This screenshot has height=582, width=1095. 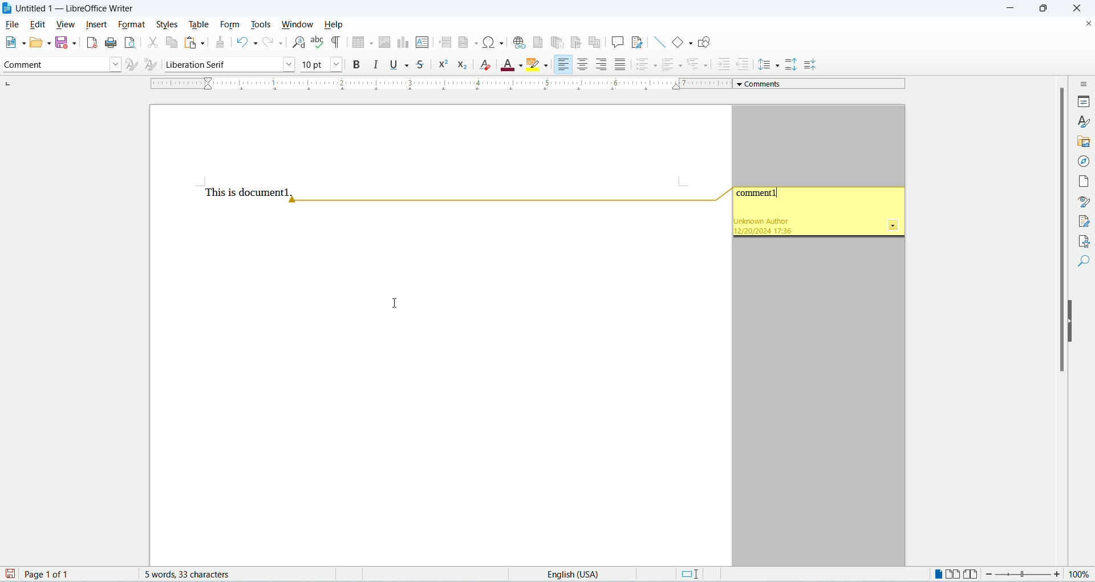 I want to click on undo, so click(x=247, y=44).